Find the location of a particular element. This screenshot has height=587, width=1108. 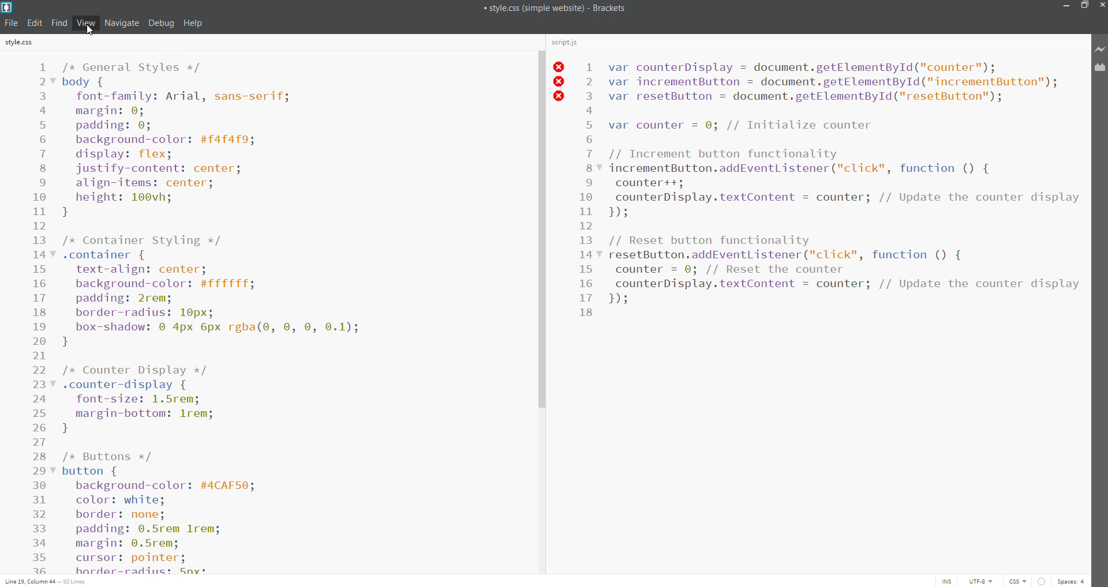

debug is located at coordinates (161, 22).